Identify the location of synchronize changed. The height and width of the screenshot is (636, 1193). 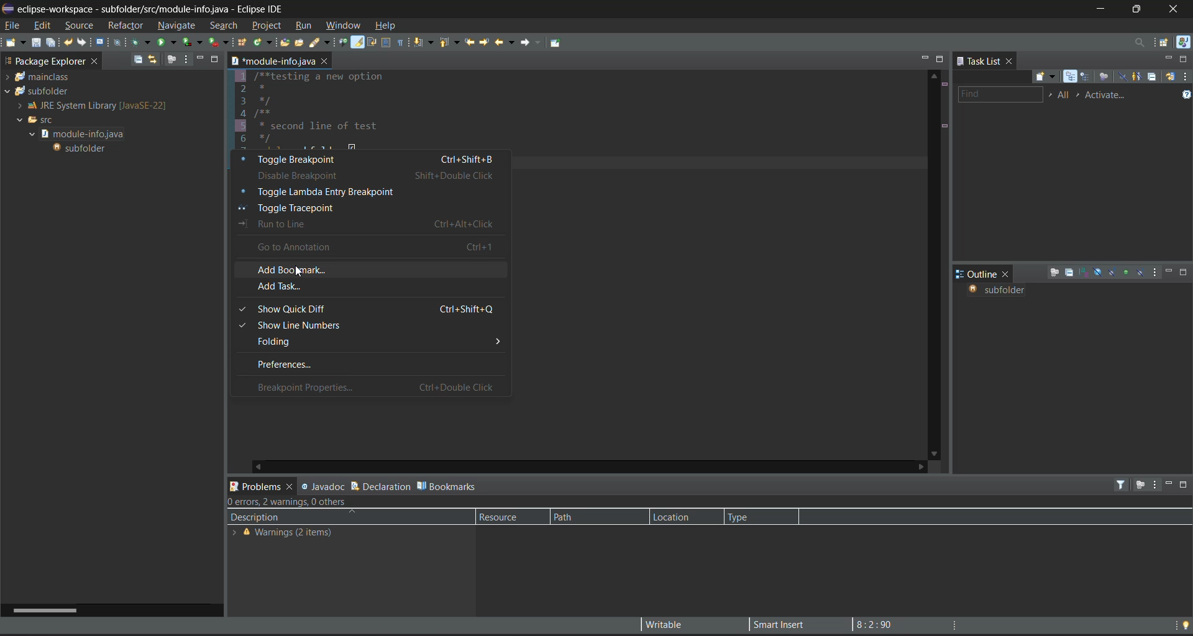
(1169, 76).